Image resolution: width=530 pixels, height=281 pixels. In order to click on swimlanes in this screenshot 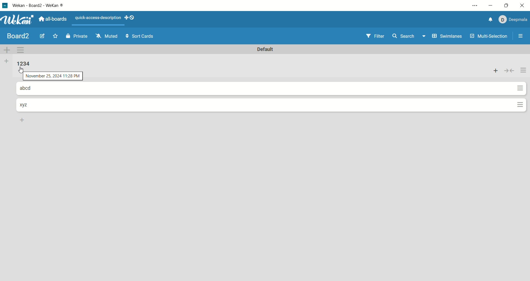, I will do `click(447, 37)`.